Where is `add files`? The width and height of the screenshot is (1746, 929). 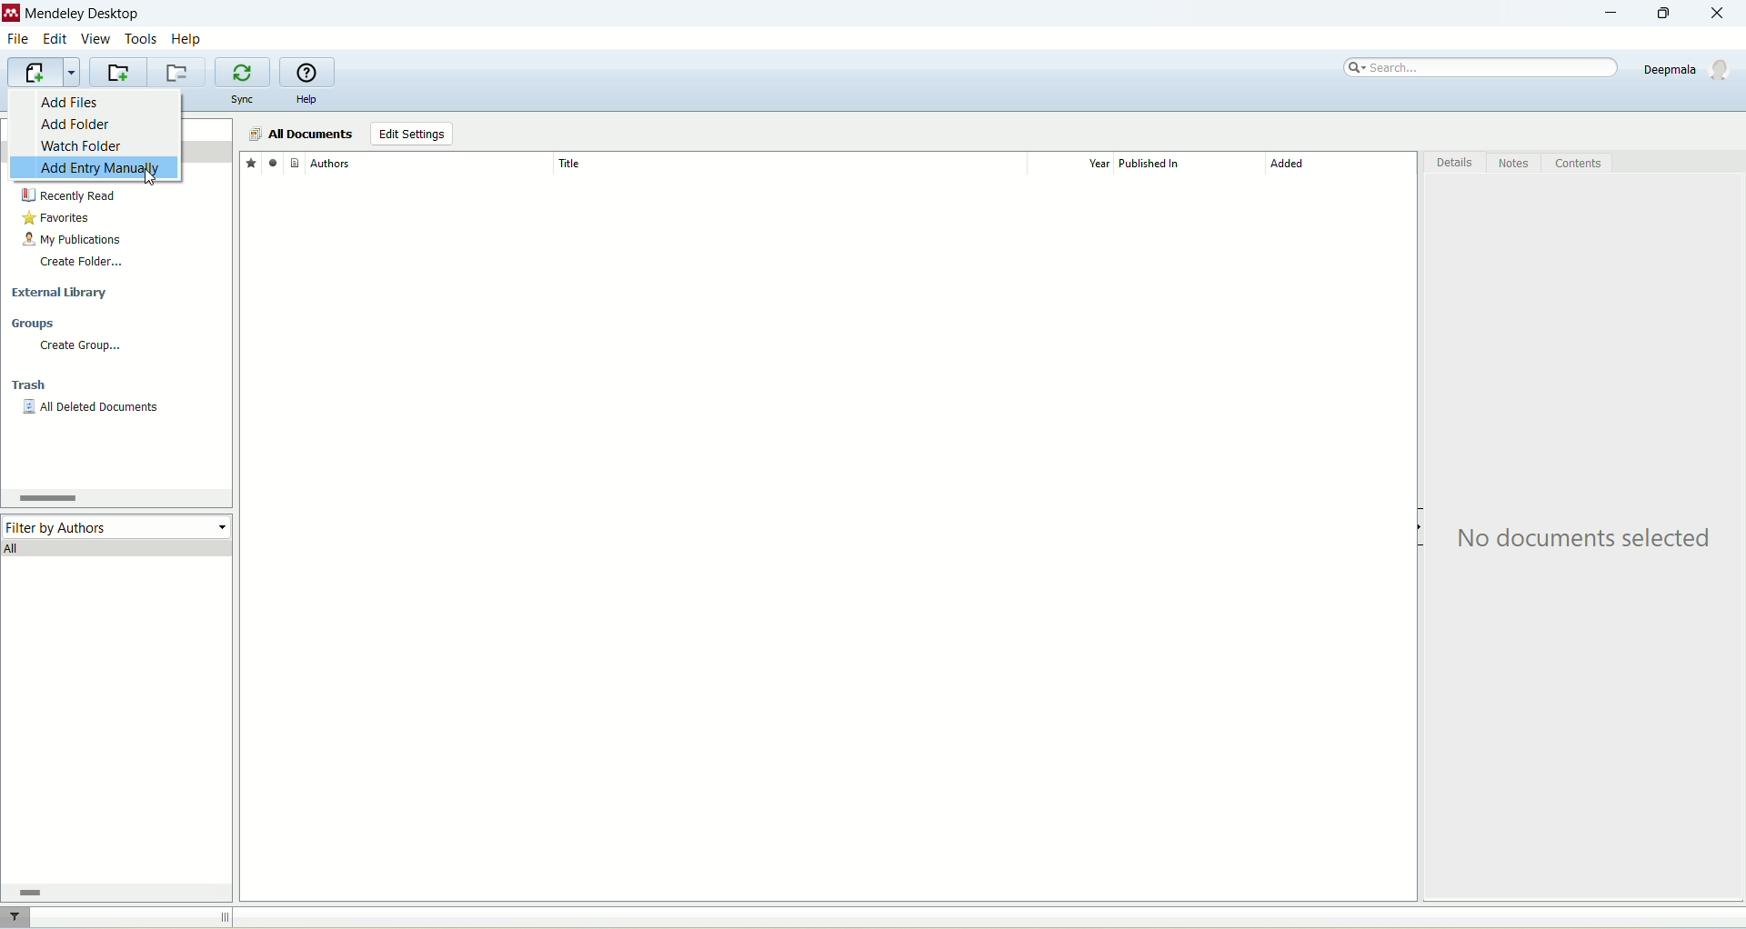 add files is located at coordinates (78, 102).